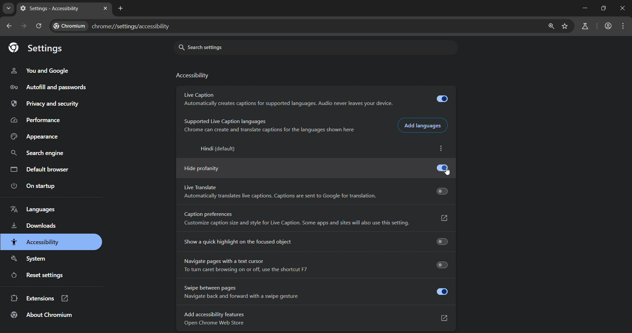 This screenshot has width=632, height=333. What do you see at coordinates (565, 27) in the screenshot?
I see `bookmark page` at bounding box center [565, 27].